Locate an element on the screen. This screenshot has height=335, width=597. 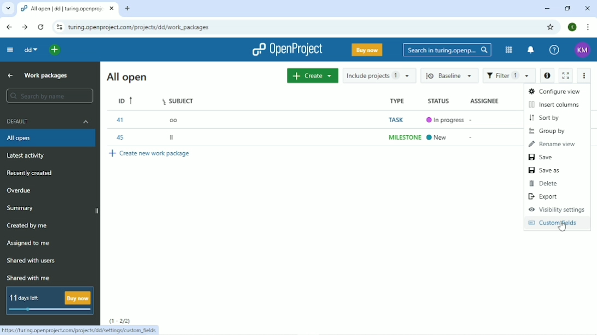
- is located at coordinates (475, 140).